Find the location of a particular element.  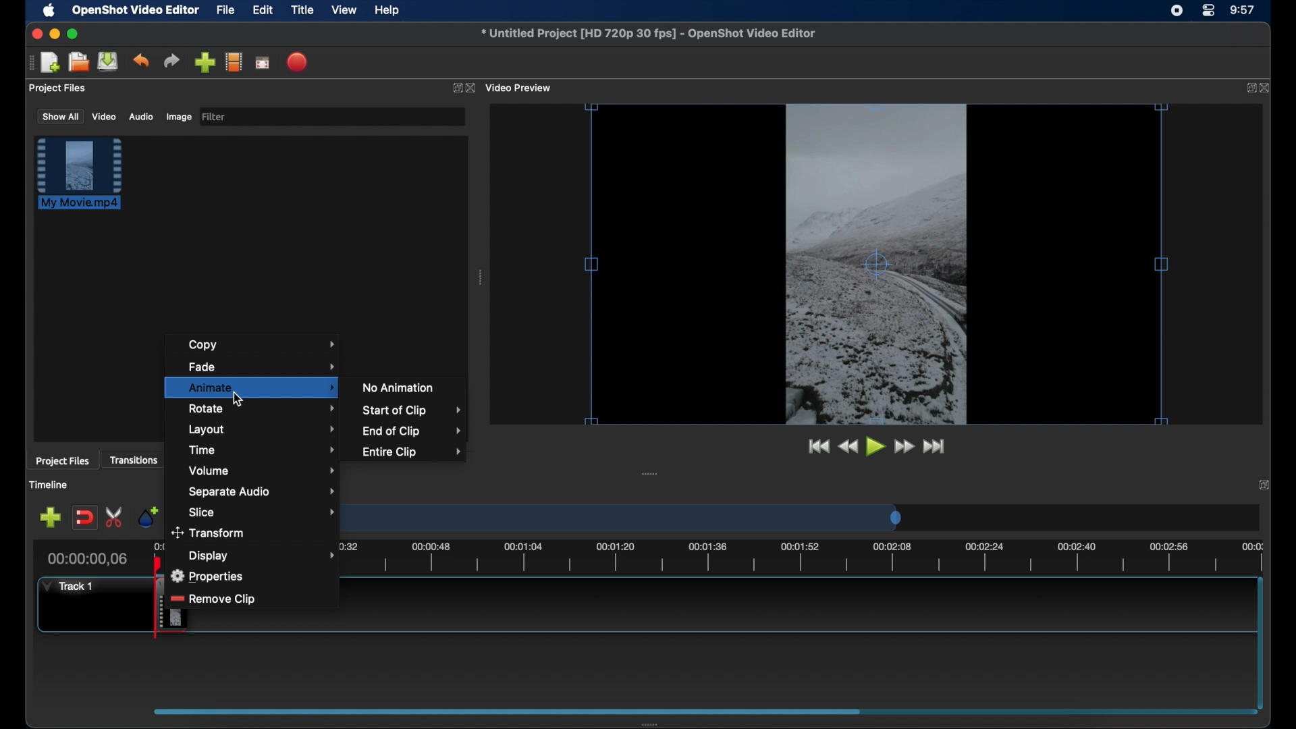

time menu is located at coordinates (263, 449).